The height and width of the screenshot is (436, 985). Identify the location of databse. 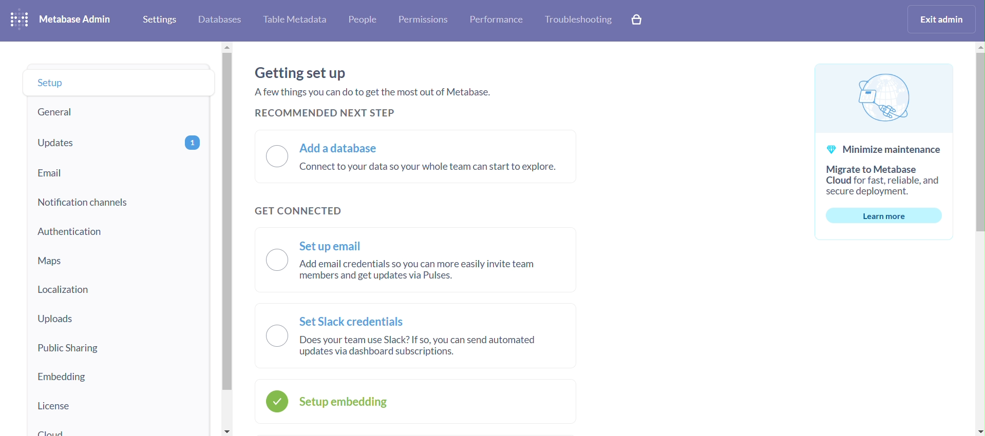
(220, 21).